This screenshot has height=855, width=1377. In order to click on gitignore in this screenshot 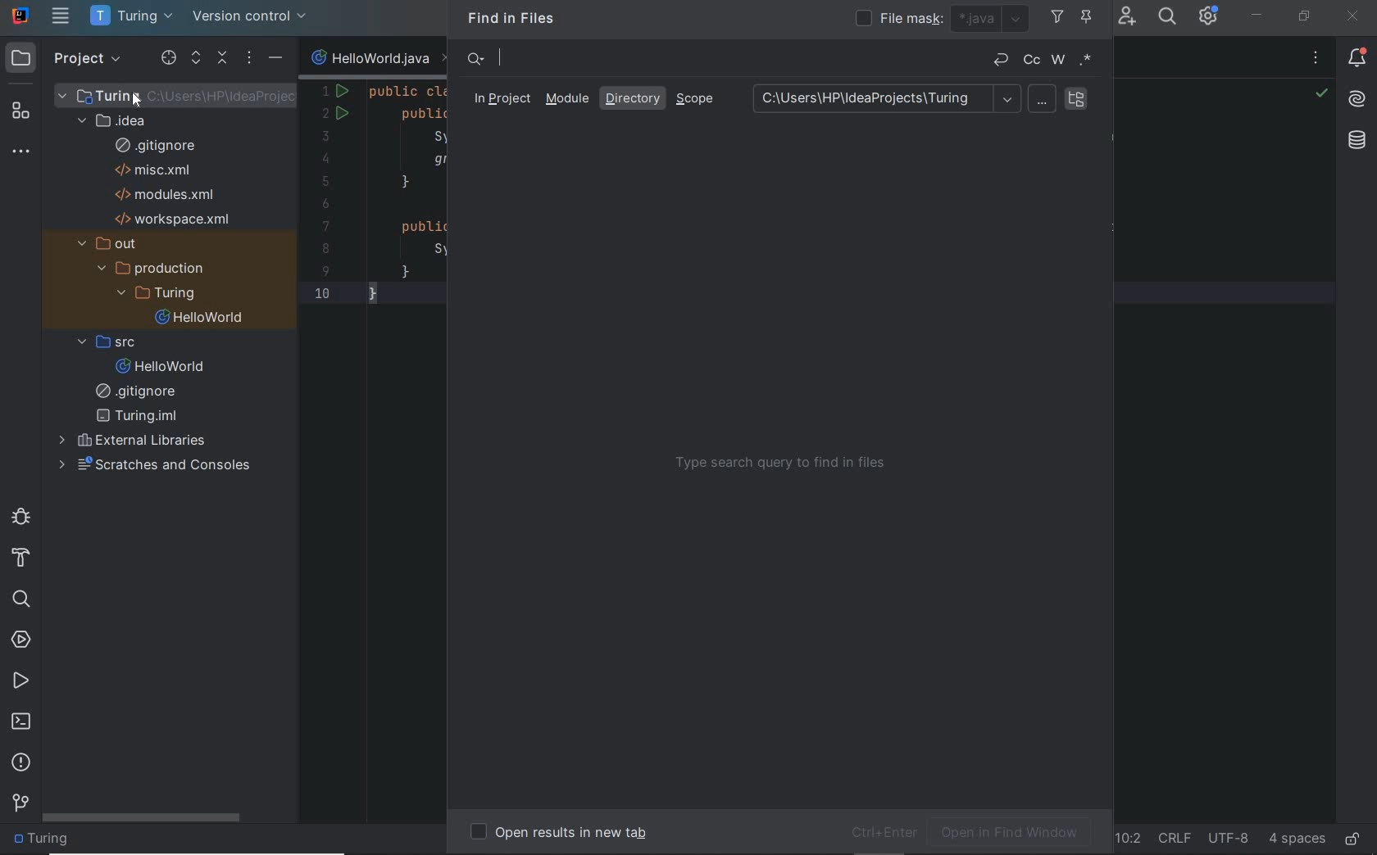, I will do `click(161, 145)`.